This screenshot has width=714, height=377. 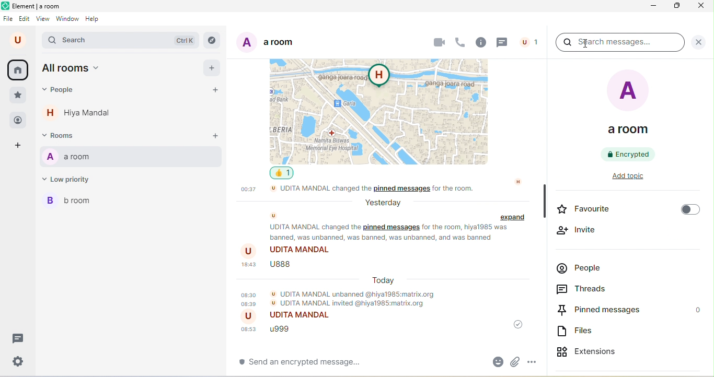 I want to click on threads, so click(x=503, y=42).